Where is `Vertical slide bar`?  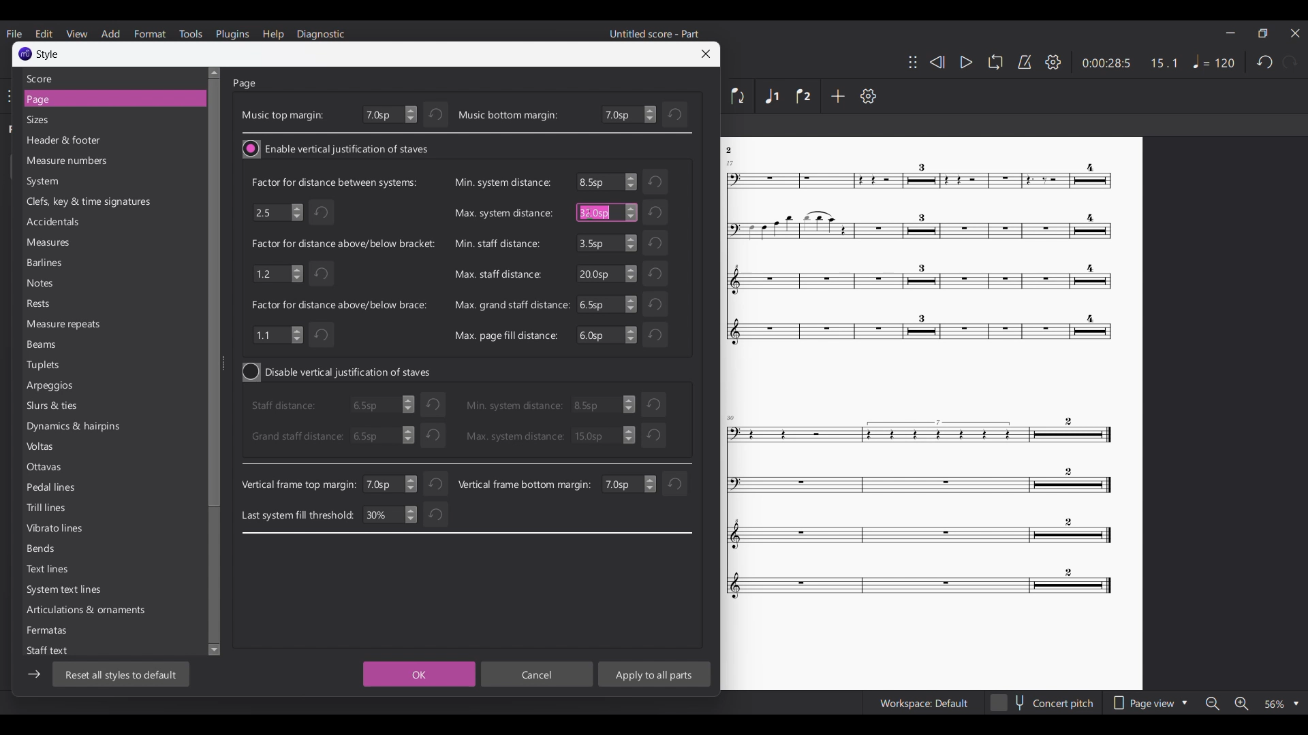 Vertical slide bar is located at coordinates (214, 362).